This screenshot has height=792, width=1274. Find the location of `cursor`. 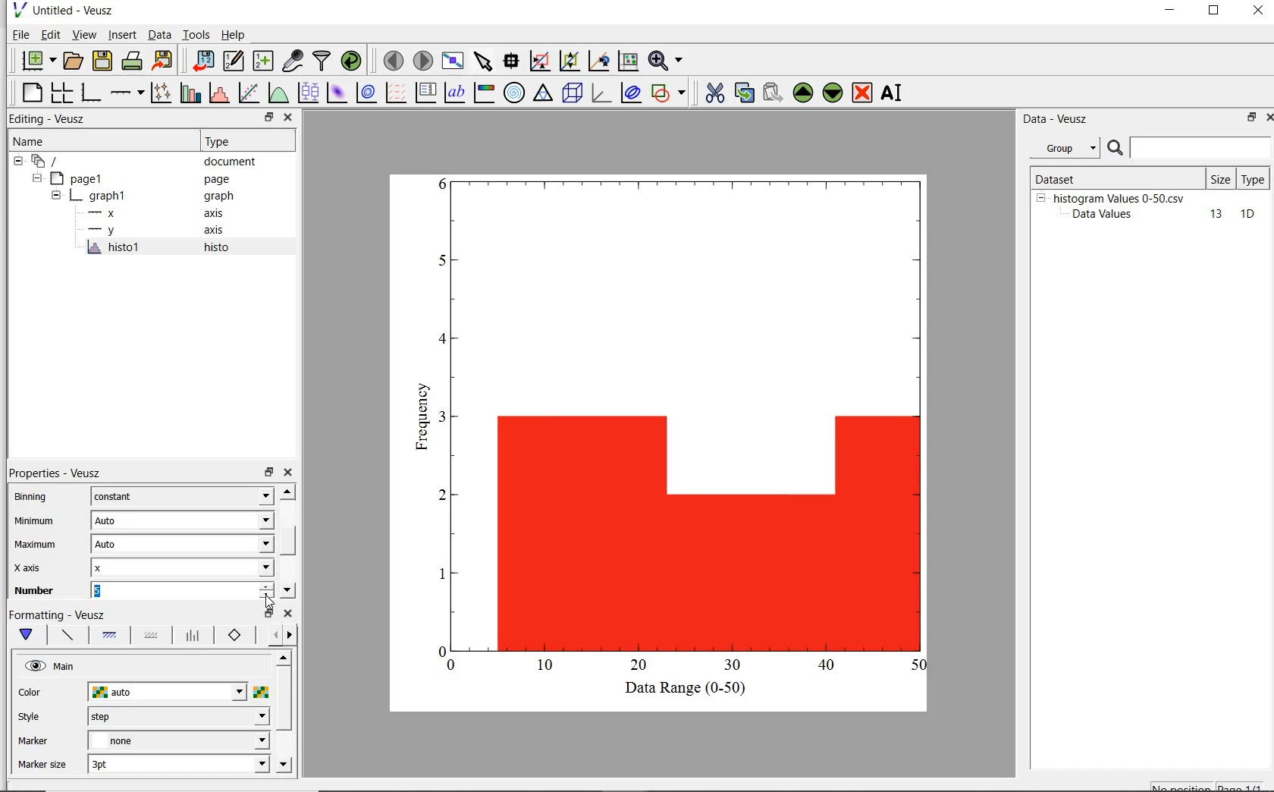

cursor is located at coordinates (269, 602).